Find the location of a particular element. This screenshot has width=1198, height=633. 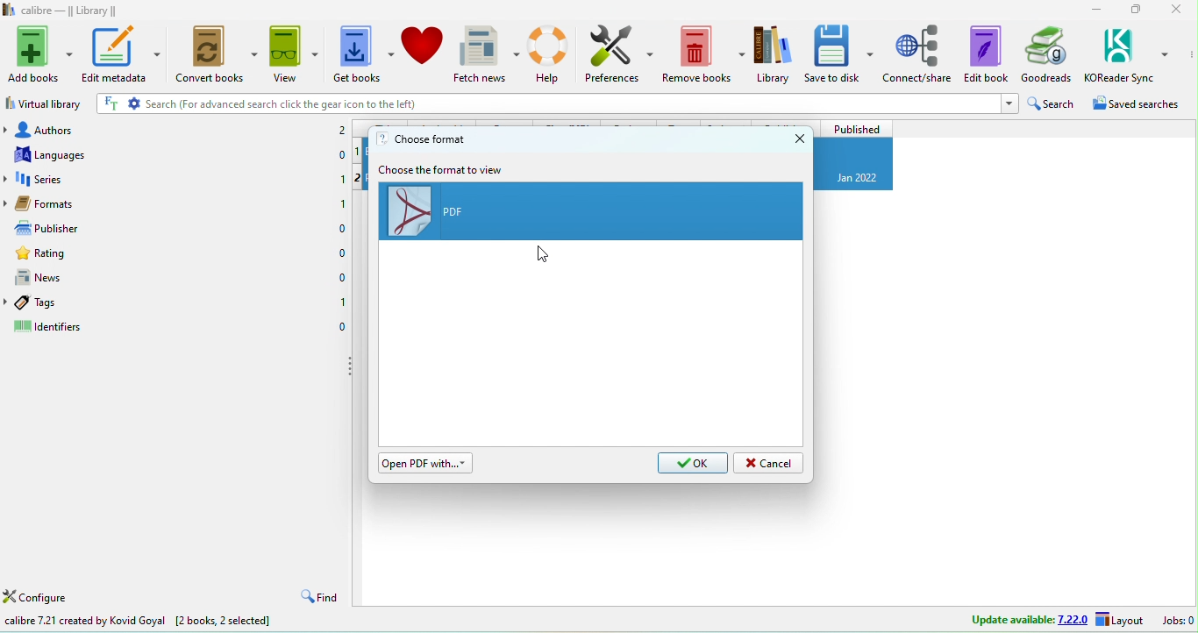

update available 7.22.0 is located at coordinates (1030, 618).